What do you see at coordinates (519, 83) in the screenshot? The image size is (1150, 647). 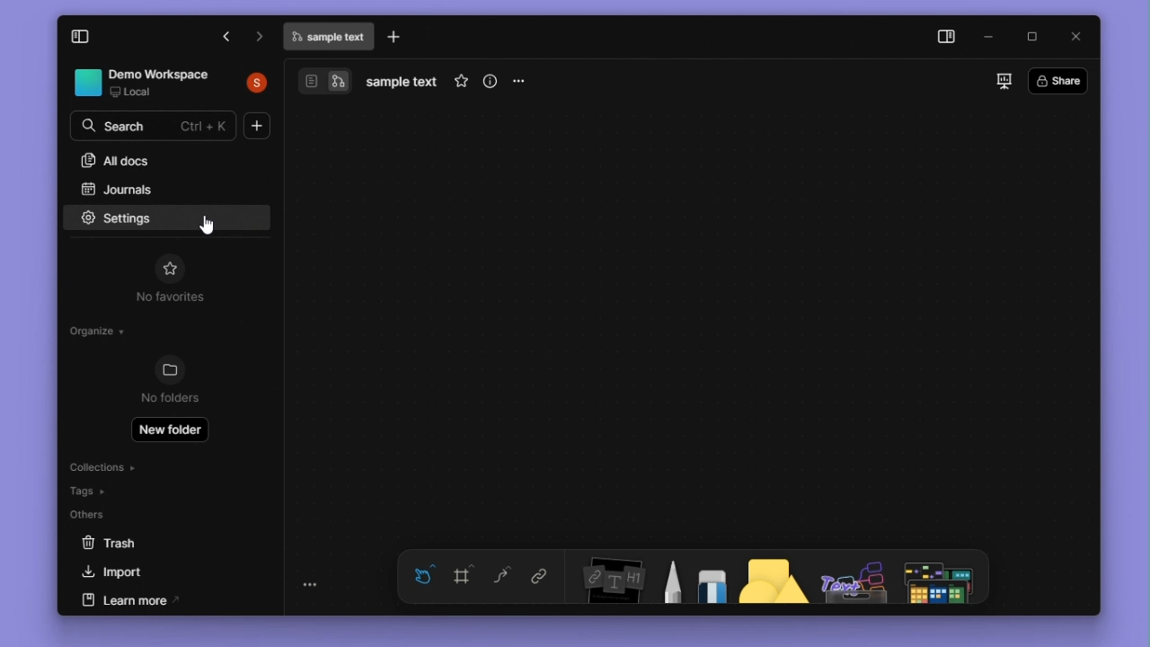 I see `more options` at bounding box center [519, 83].